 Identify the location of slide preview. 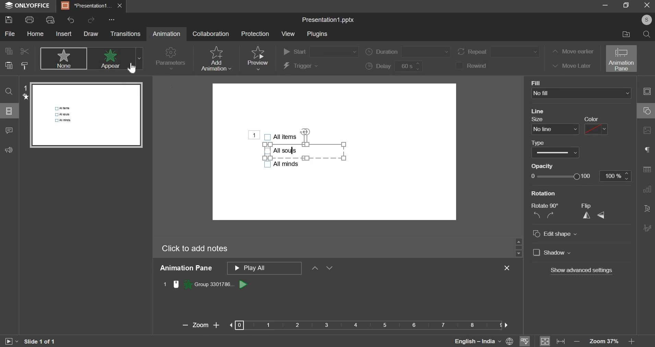
(86, 115).